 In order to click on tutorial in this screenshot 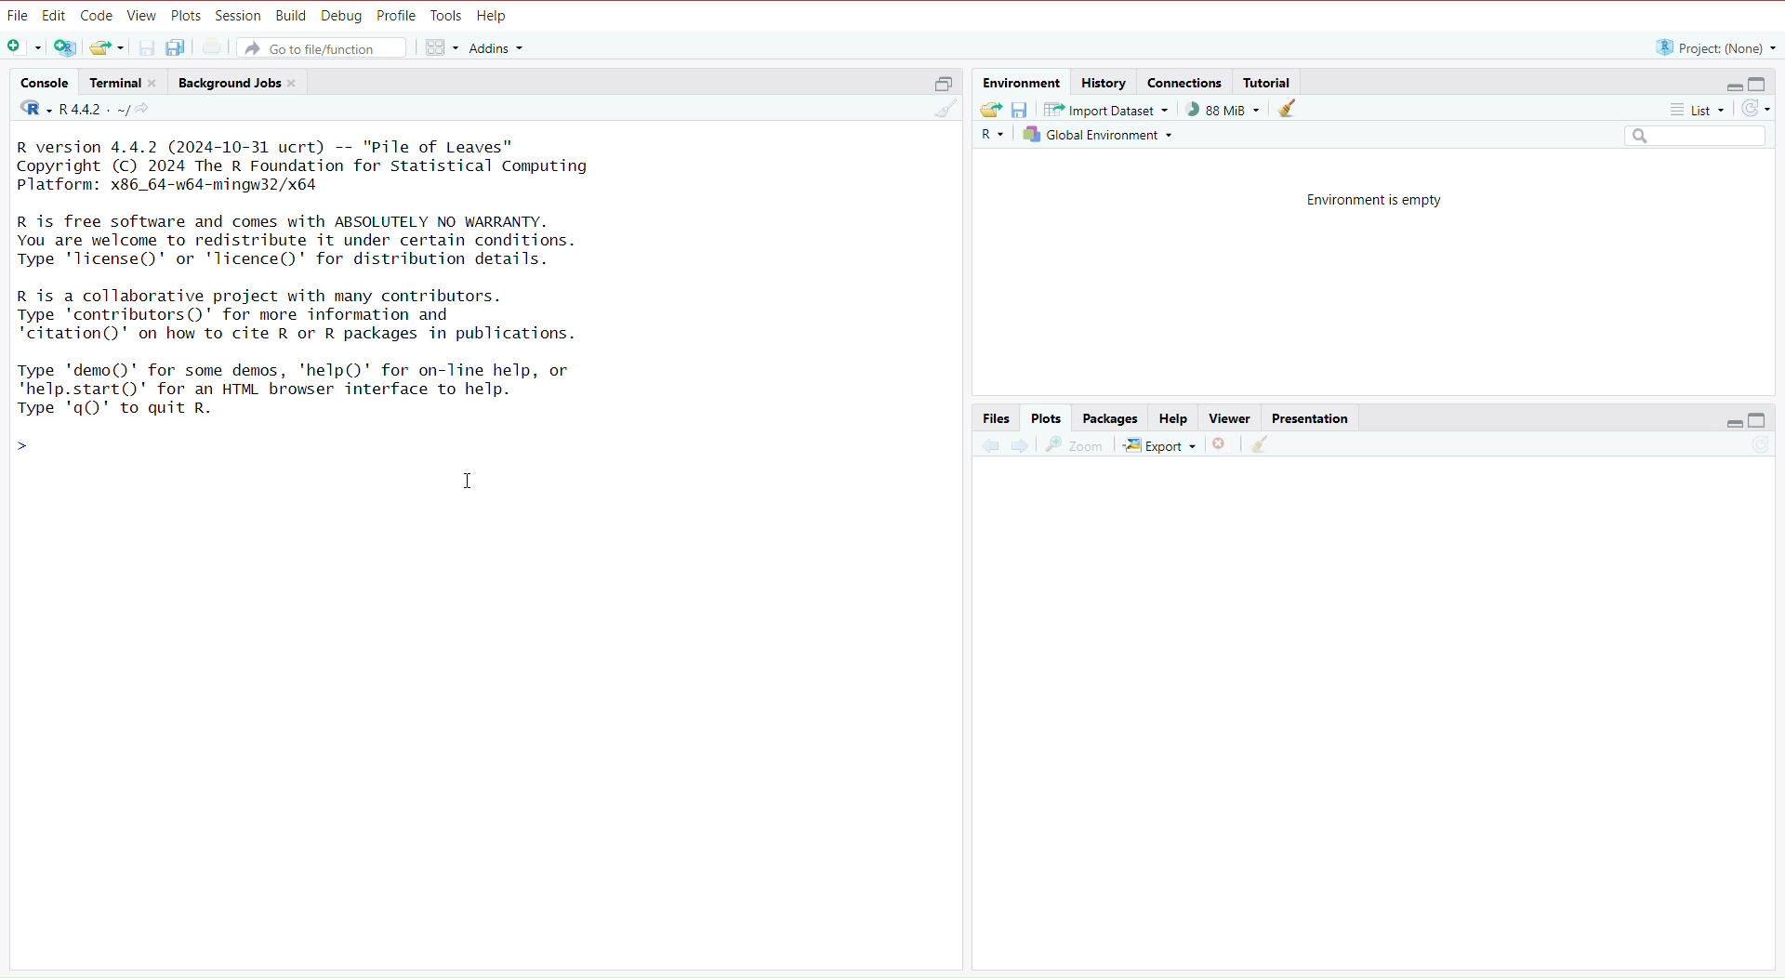, I will do `click(1269, 82)`.